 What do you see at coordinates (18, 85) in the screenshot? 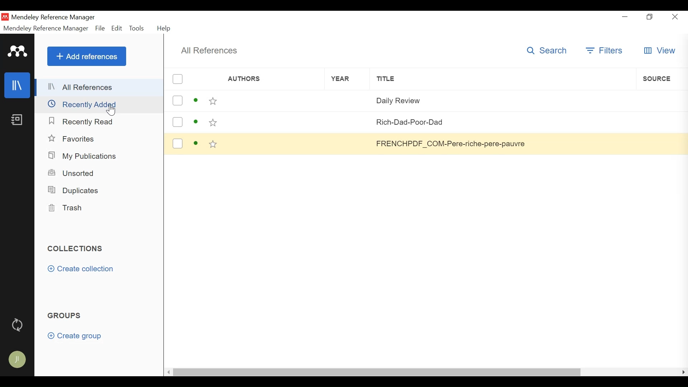
I see `Library` at bounding box center [18, 85].